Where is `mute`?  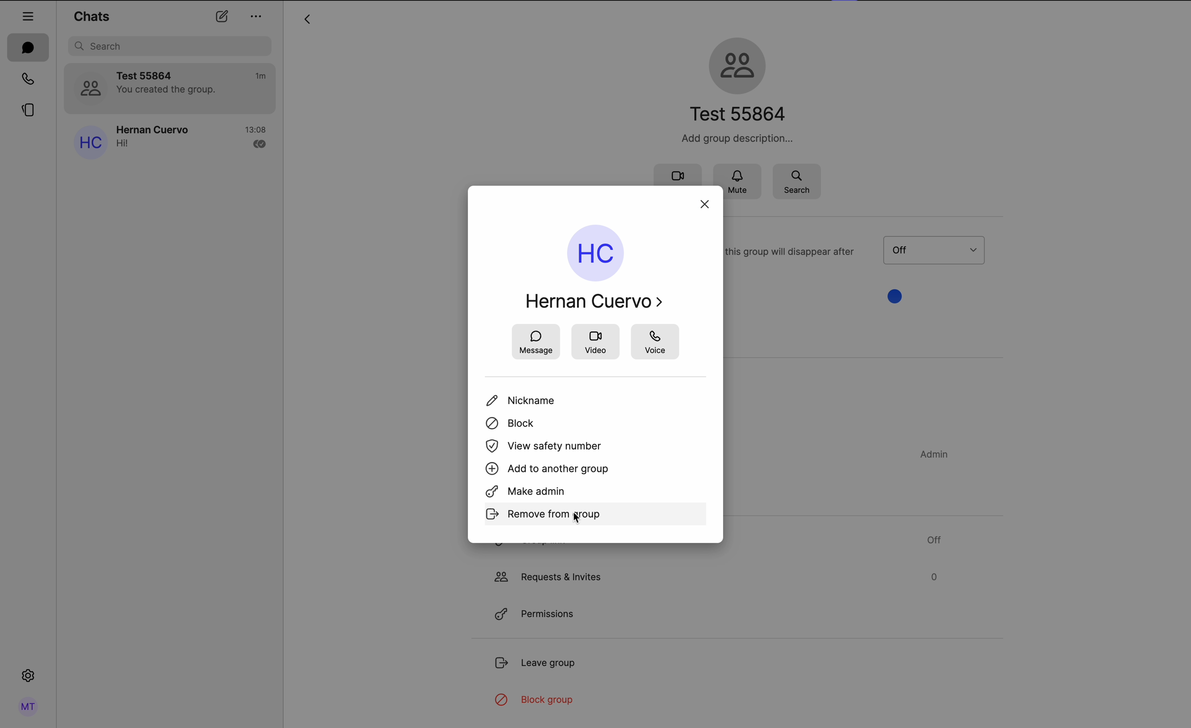 mute is located at coordinates (743, 179).